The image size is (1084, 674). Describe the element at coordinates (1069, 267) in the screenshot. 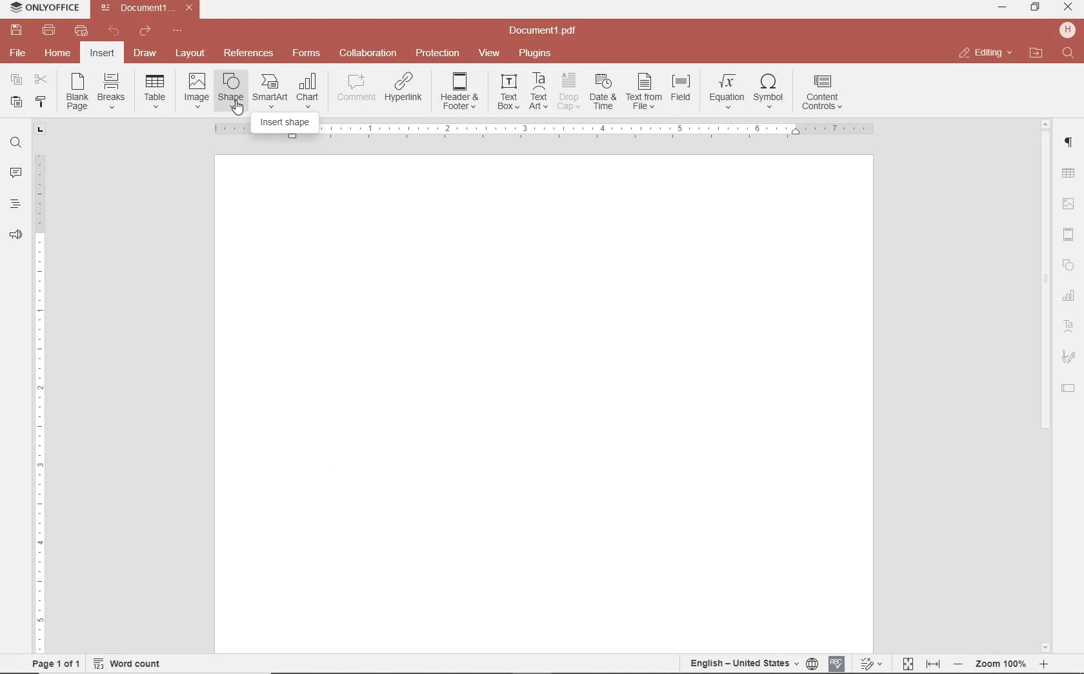

I see `SHAPES` at that location.